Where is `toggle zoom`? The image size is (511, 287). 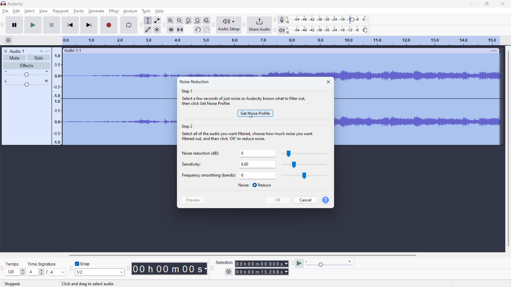 toggle zoom is located at coordinates (207, 20).